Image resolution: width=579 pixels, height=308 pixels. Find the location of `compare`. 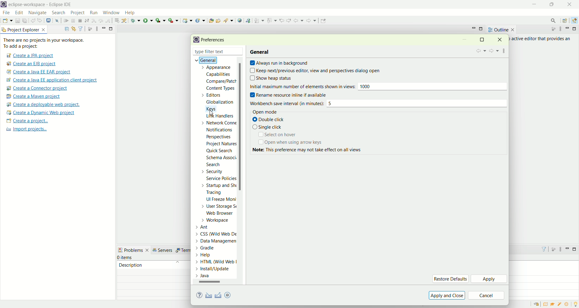

compare is located at coordinates (220, 81).